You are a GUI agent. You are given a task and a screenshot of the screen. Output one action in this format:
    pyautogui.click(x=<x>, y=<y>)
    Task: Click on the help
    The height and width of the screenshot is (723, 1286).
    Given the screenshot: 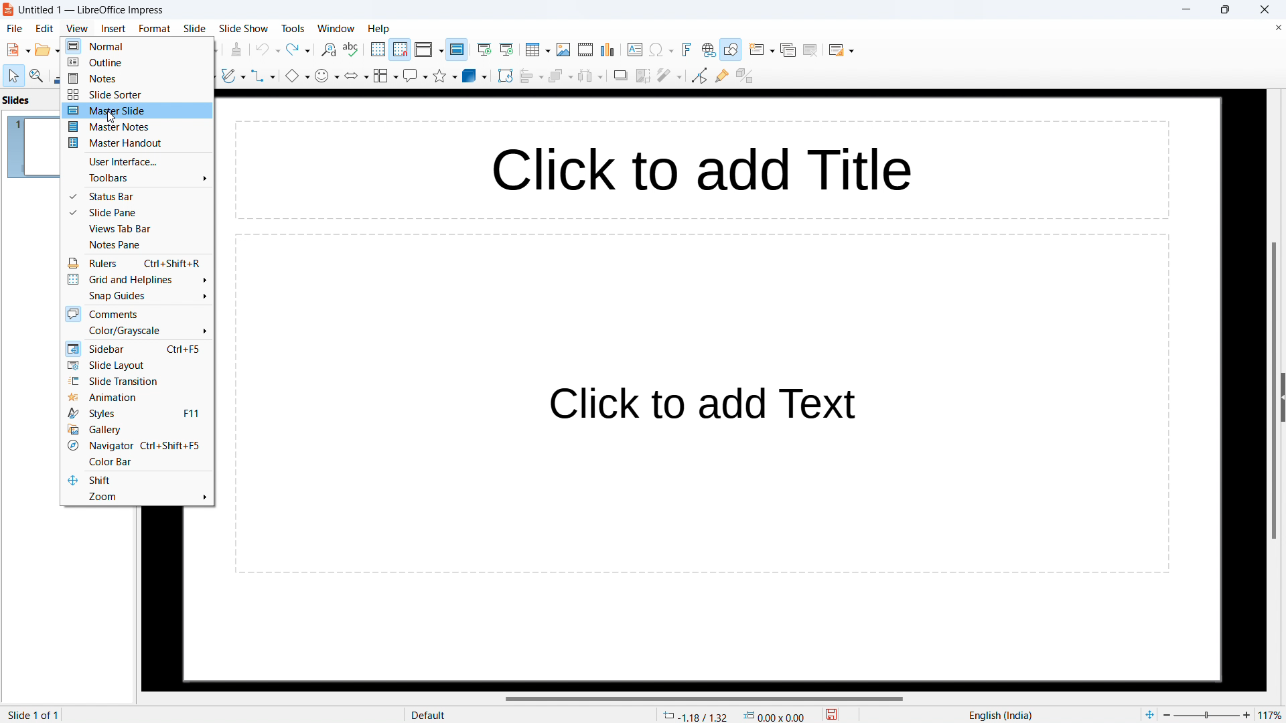 What is the action you would take?
    pyautogui.click(x=378, y=29)
    